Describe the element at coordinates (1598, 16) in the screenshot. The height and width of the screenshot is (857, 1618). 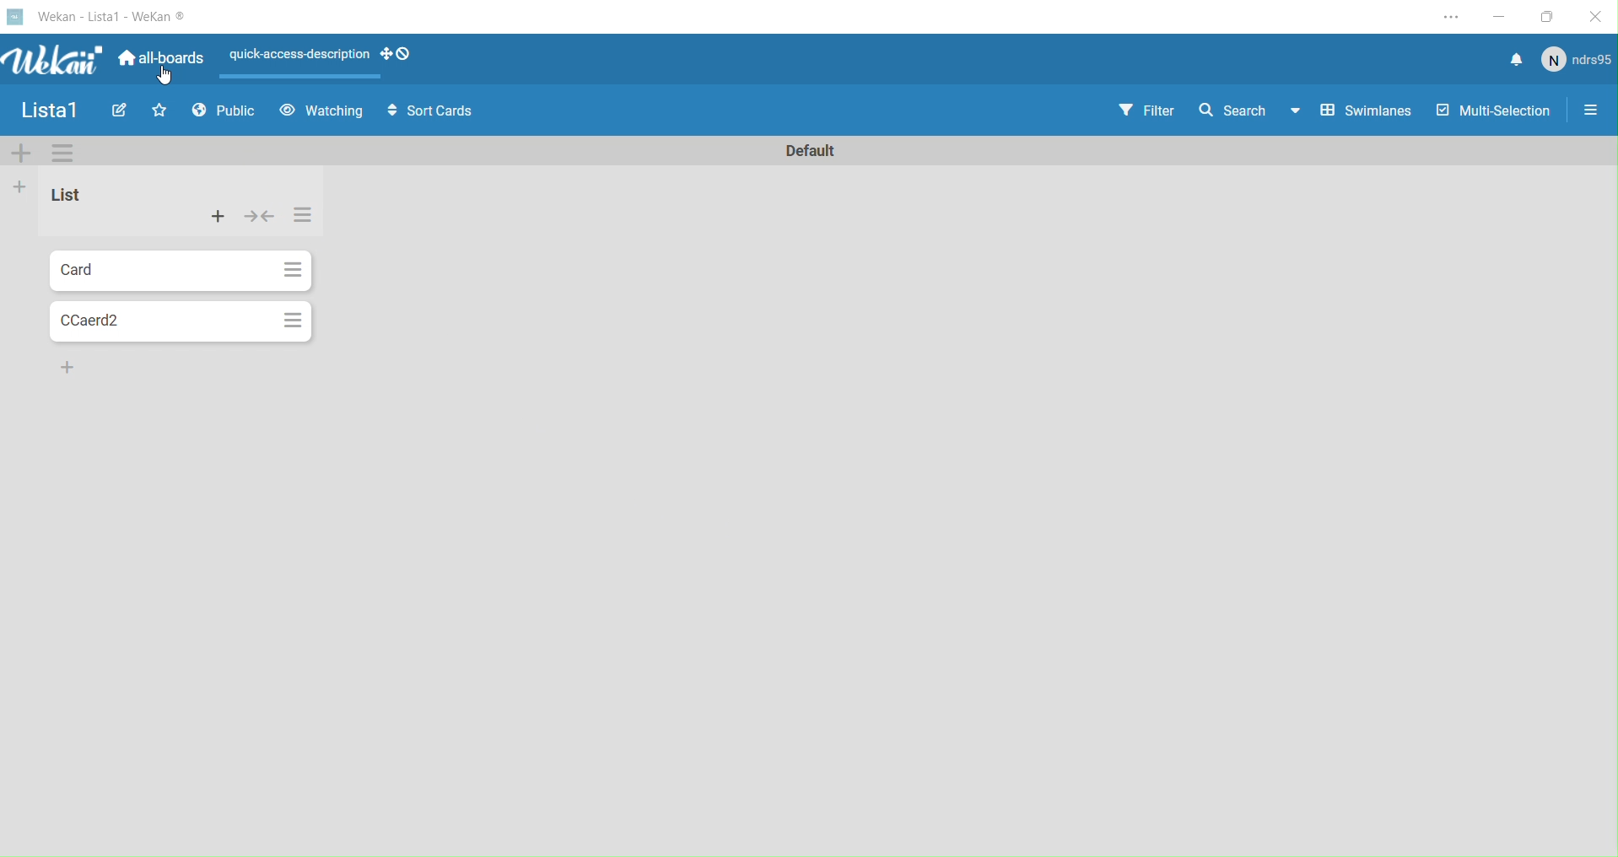
I see `Close` at that location.